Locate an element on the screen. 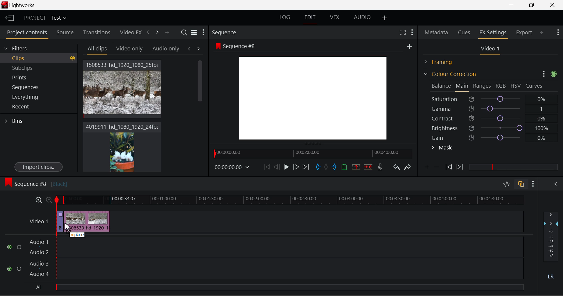 Image resolution: width=563 pixels, height=296 pixels. Recent Tab Open is located at coordinates (39, 107).